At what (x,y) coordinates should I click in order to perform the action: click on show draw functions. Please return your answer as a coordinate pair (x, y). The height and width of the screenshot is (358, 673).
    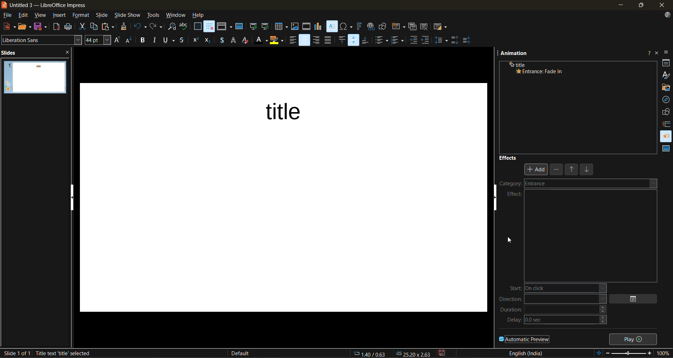
    Looking at the image, I should click on (383, 26).